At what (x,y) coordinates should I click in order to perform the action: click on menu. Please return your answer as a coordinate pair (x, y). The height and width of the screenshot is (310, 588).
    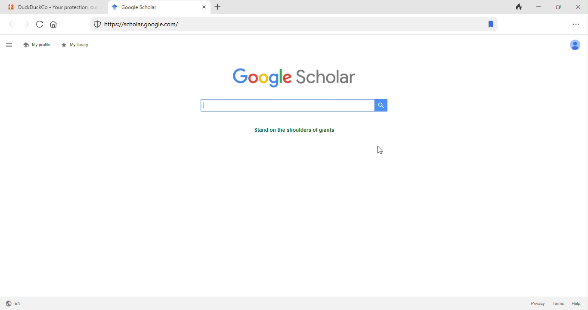
    Looking at the image, I should click on (11, 45).